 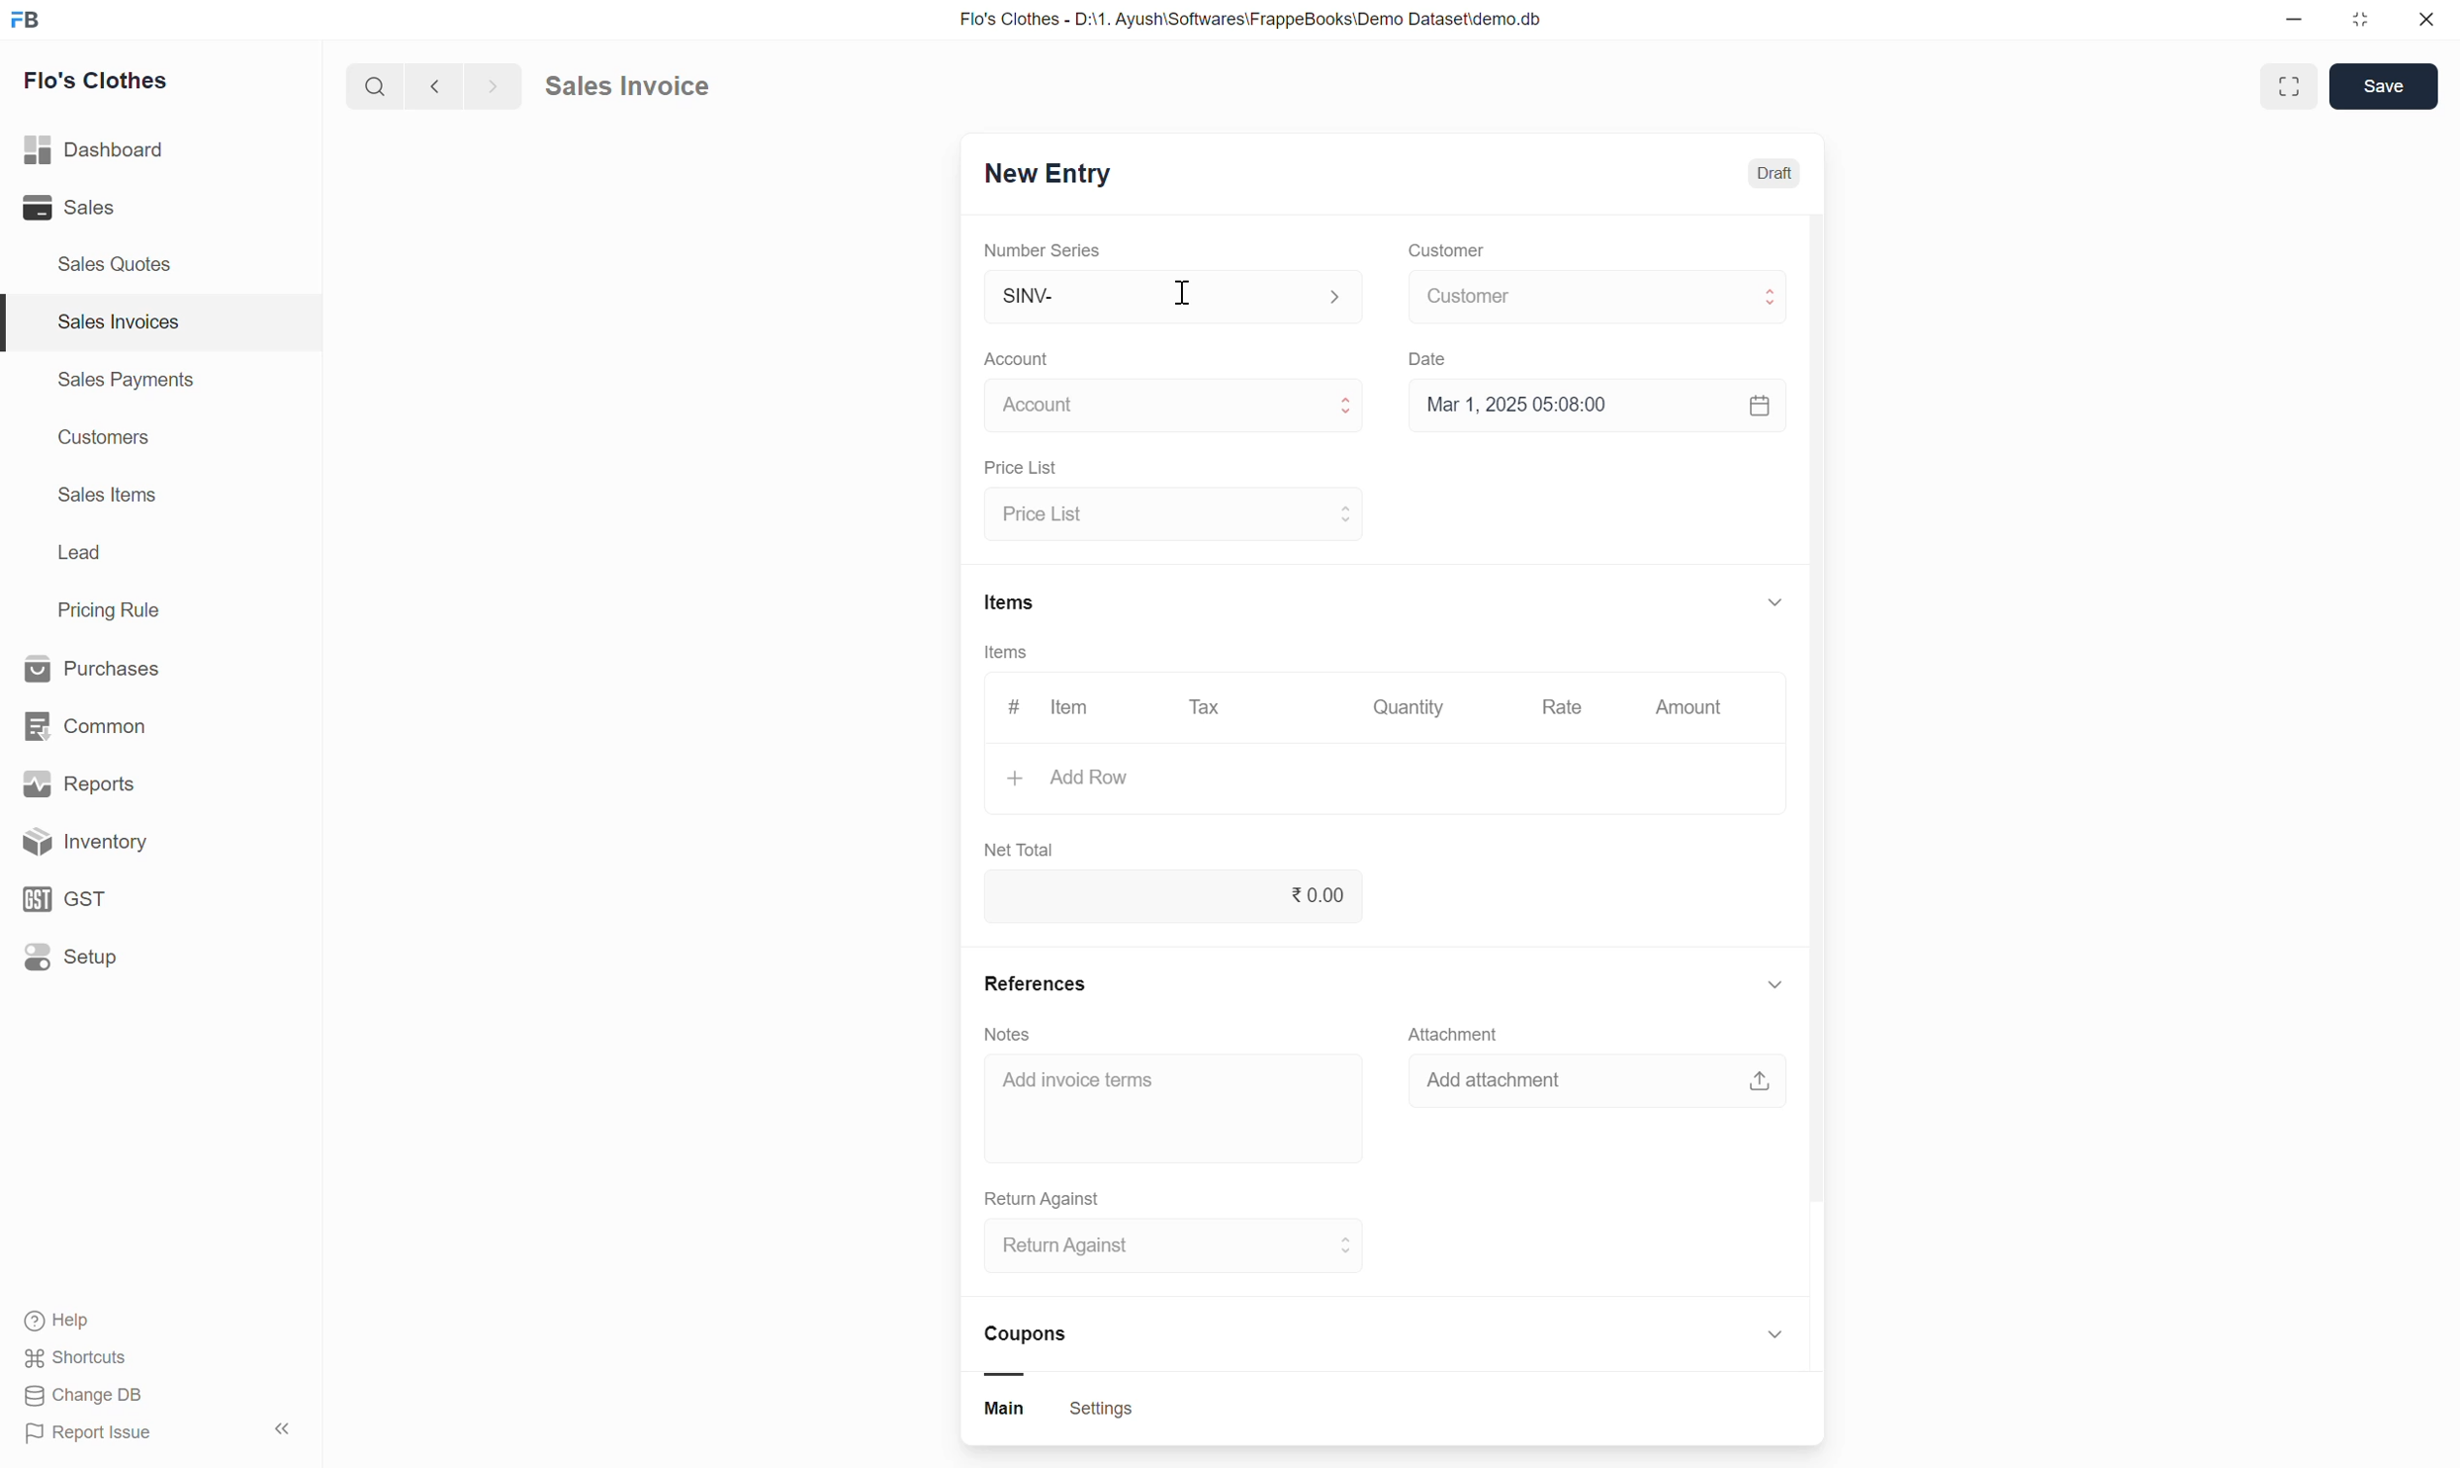 I want to click on GST , so click(x=137, y=897).